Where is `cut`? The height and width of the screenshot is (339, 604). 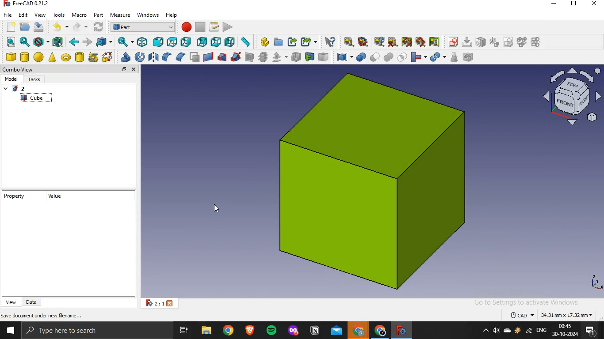 cut is located at coordinates (375, 57).